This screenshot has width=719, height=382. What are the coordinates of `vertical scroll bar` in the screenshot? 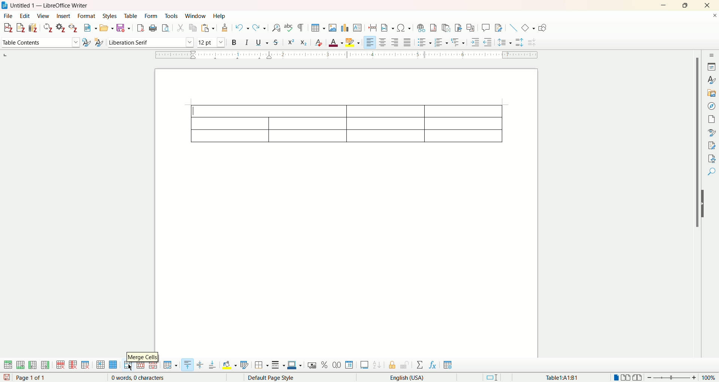 It's located at (698, 210).